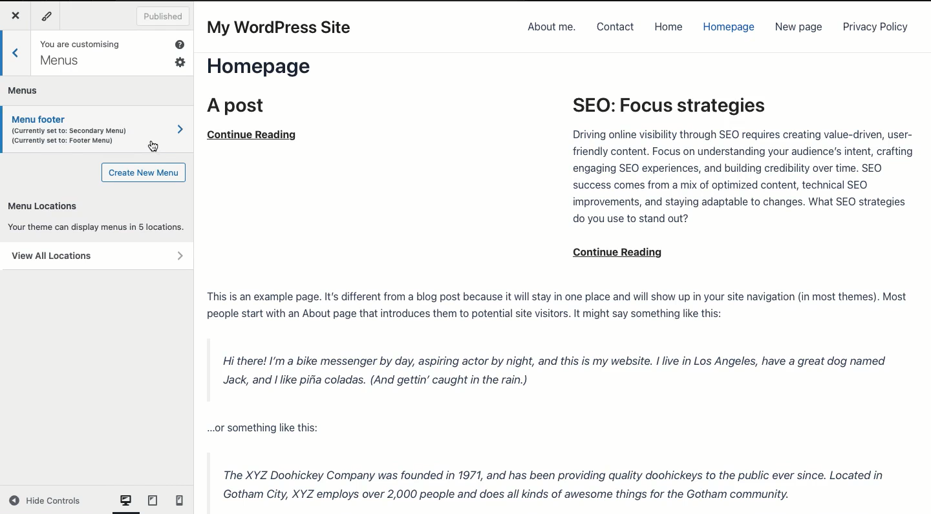  I want to click on Settings, so click(179, 61).